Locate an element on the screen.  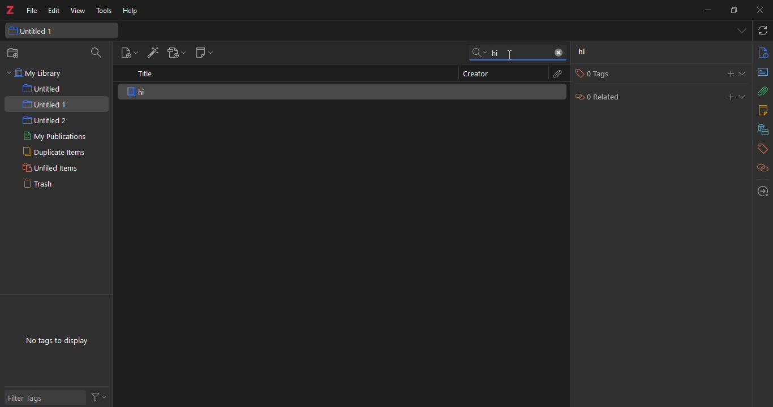
sync is located at coordinates (761, 31).